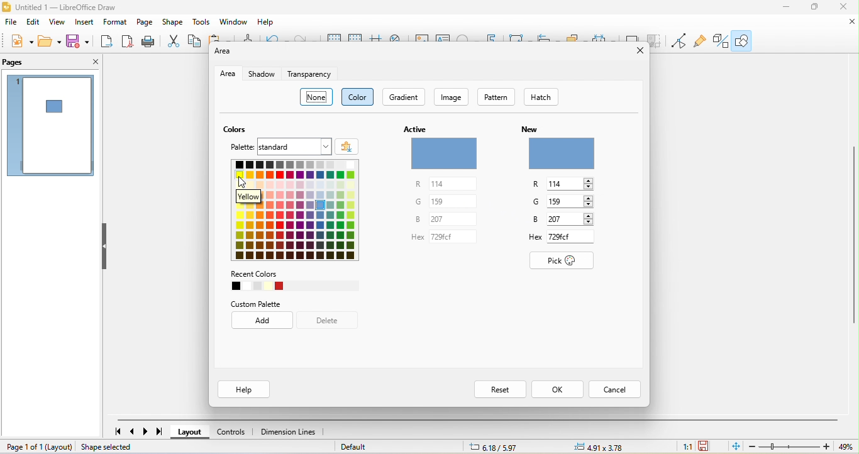  What do you see at coordinates (30, 63) in the screenshot?
I see `pages` at bounding box center [30, 63].